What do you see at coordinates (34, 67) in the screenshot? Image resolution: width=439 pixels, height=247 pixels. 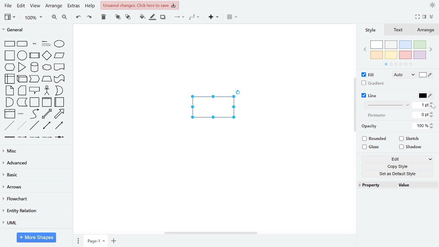 I see `general shapes` at bounding box center [34, 67].